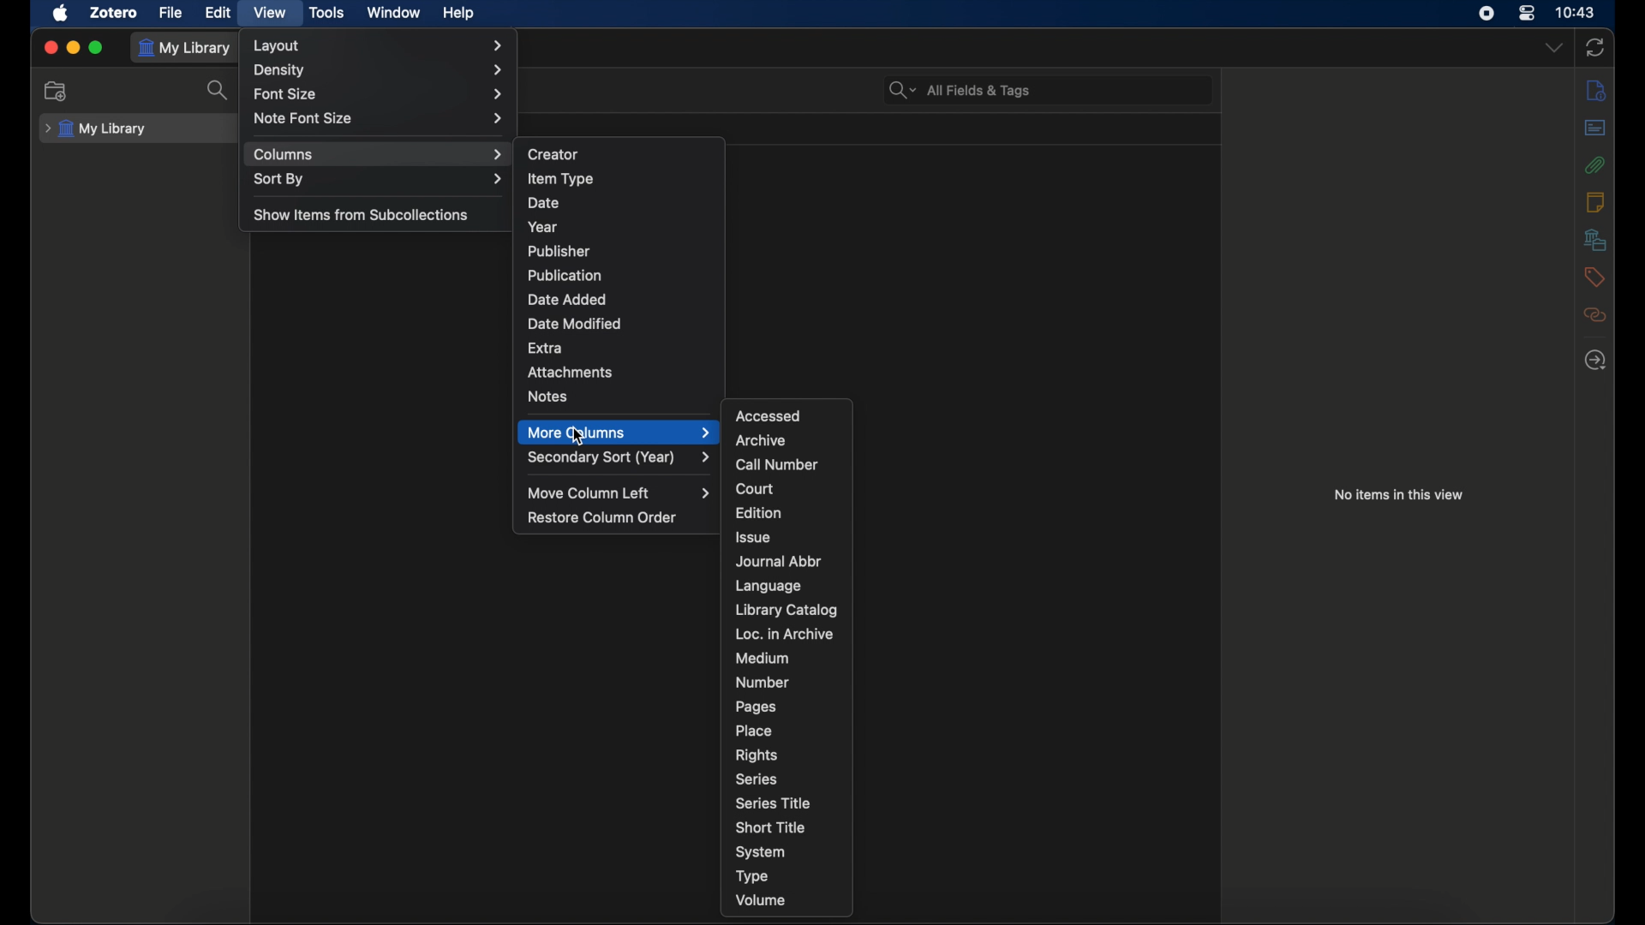 The height and width of the screenshot is (925, 1645). I want to click on tags, so click(1594, 276).